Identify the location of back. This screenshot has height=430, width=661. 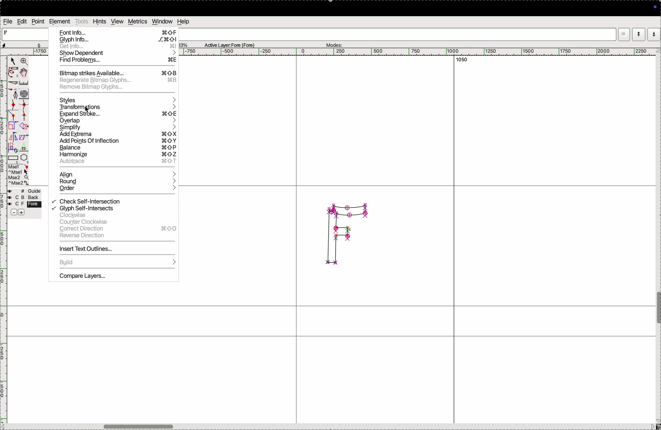
(23, 198).